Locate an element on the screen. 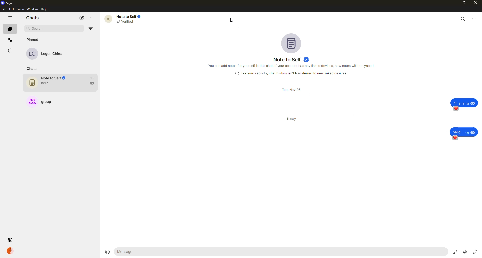 This screenshot has width=482, height=258. message is located at coordinates (158, 252).